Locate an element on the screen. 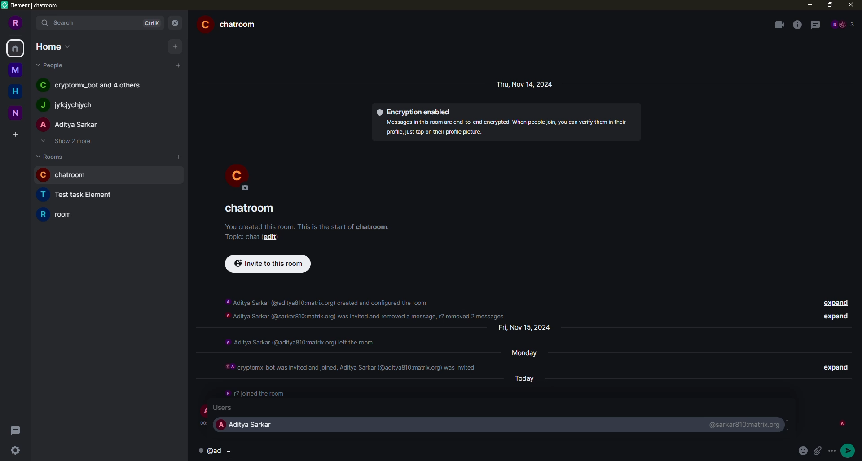 This screenshot has width=862, height=461. more is located at coordinates (834, 451).